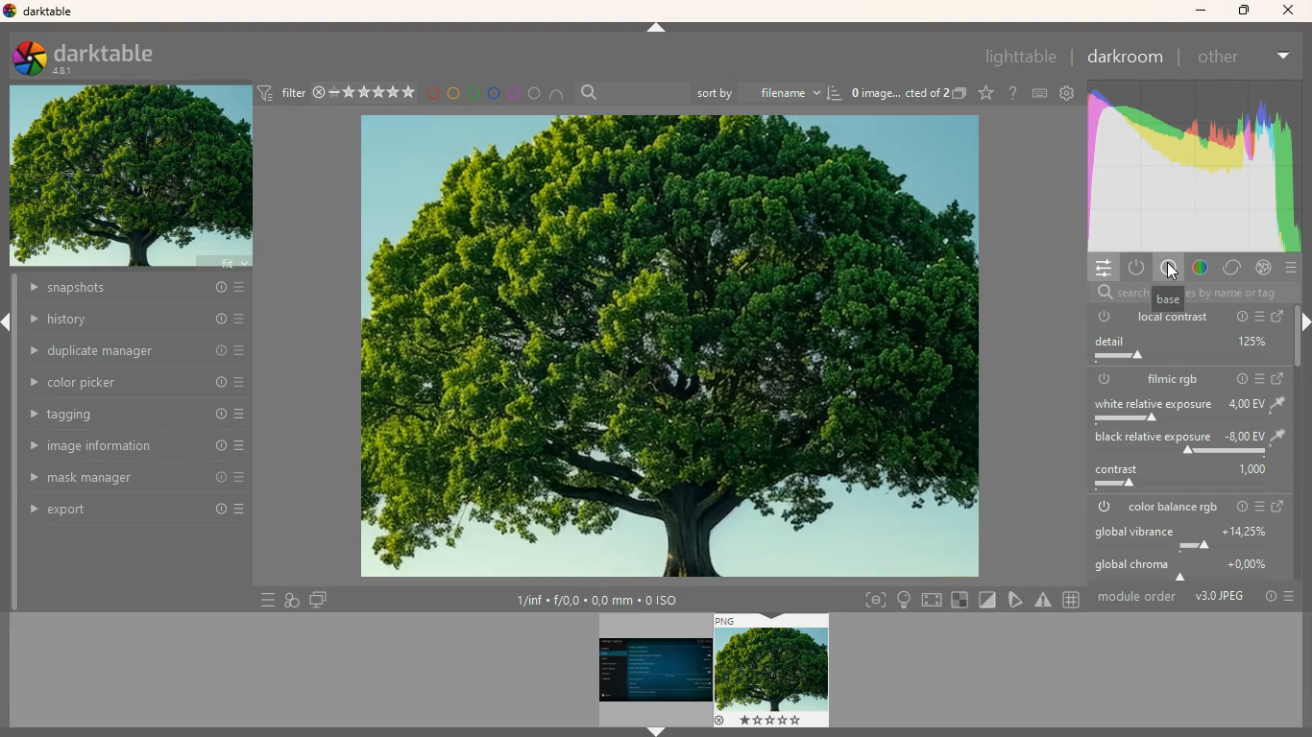 The height and width of the screenshot is (737, 1312). Describe the element at coordinates (132, 480) in the screenshot. I see `mask manager` at that location.